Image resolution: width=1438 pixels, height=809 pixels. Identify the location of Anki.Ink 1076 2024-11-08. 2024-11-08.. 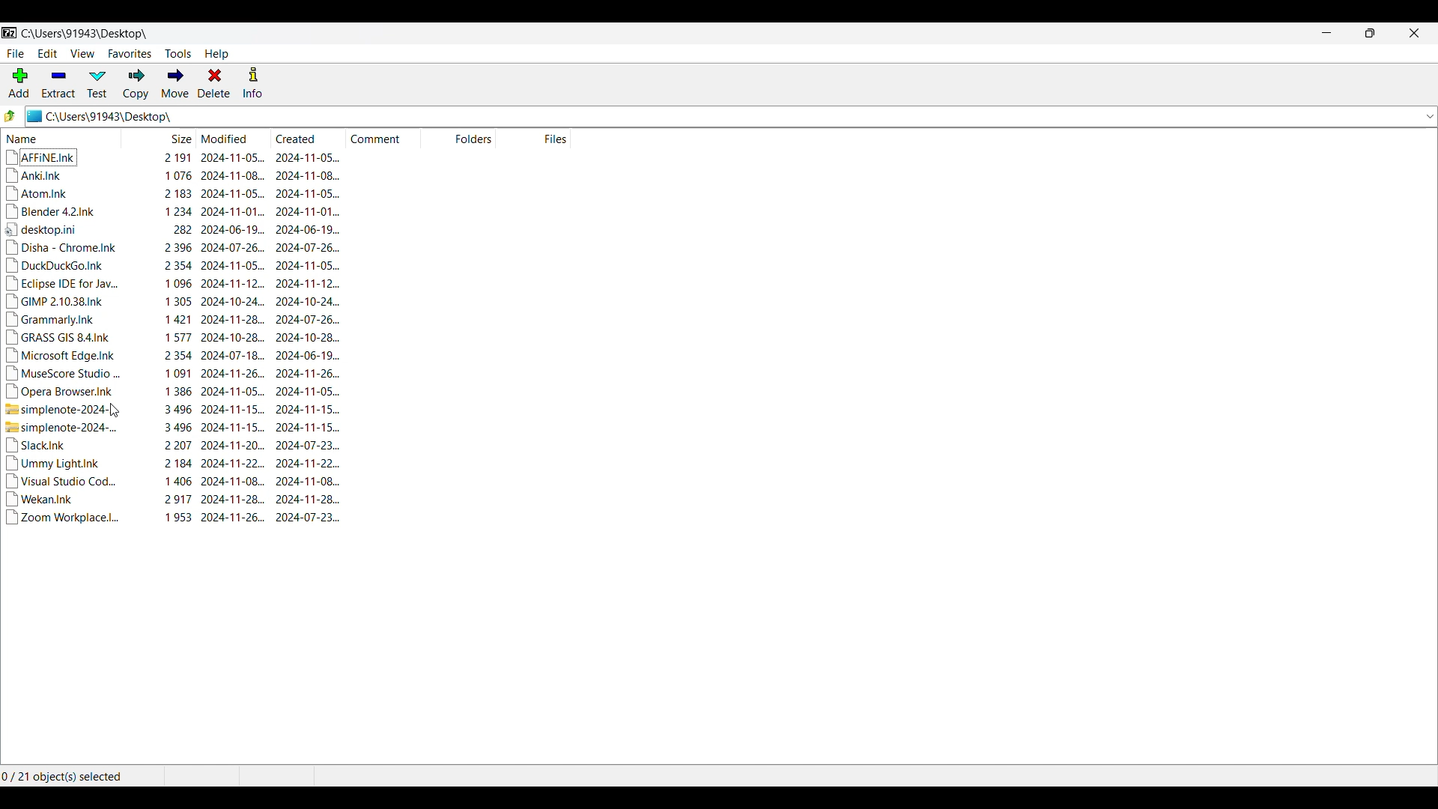
(180, 176).